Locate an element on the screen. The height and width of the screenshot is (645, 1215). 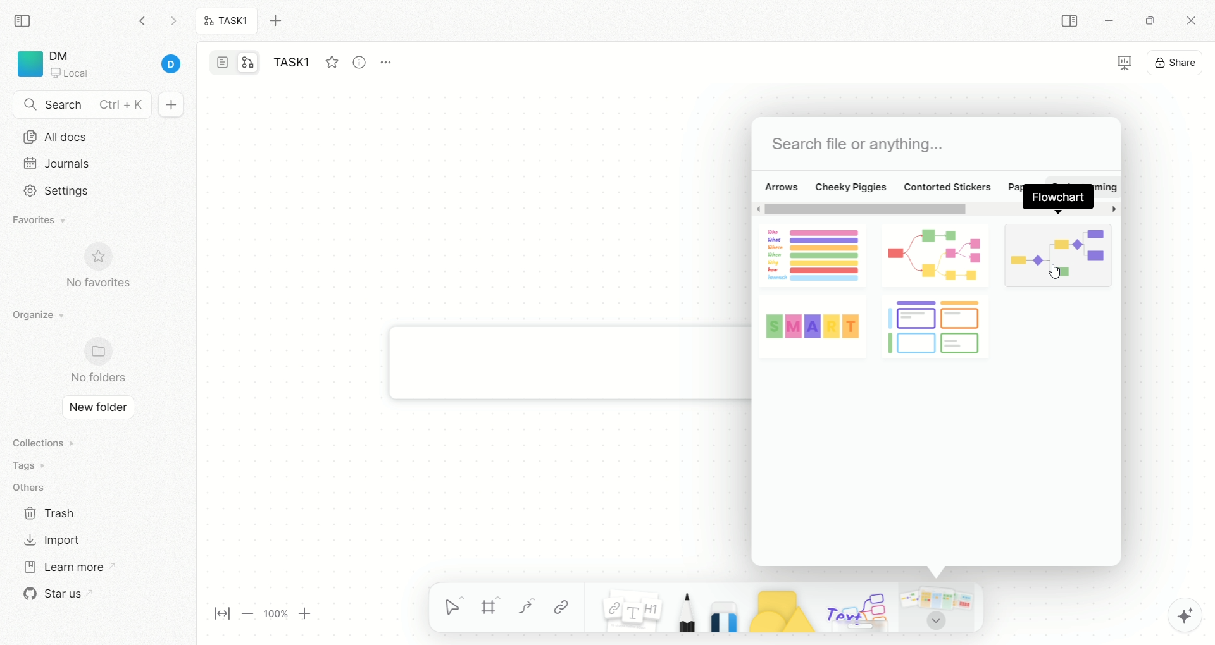
COLLAPSE SIDEBAR is located at coordinates (1070, 21).